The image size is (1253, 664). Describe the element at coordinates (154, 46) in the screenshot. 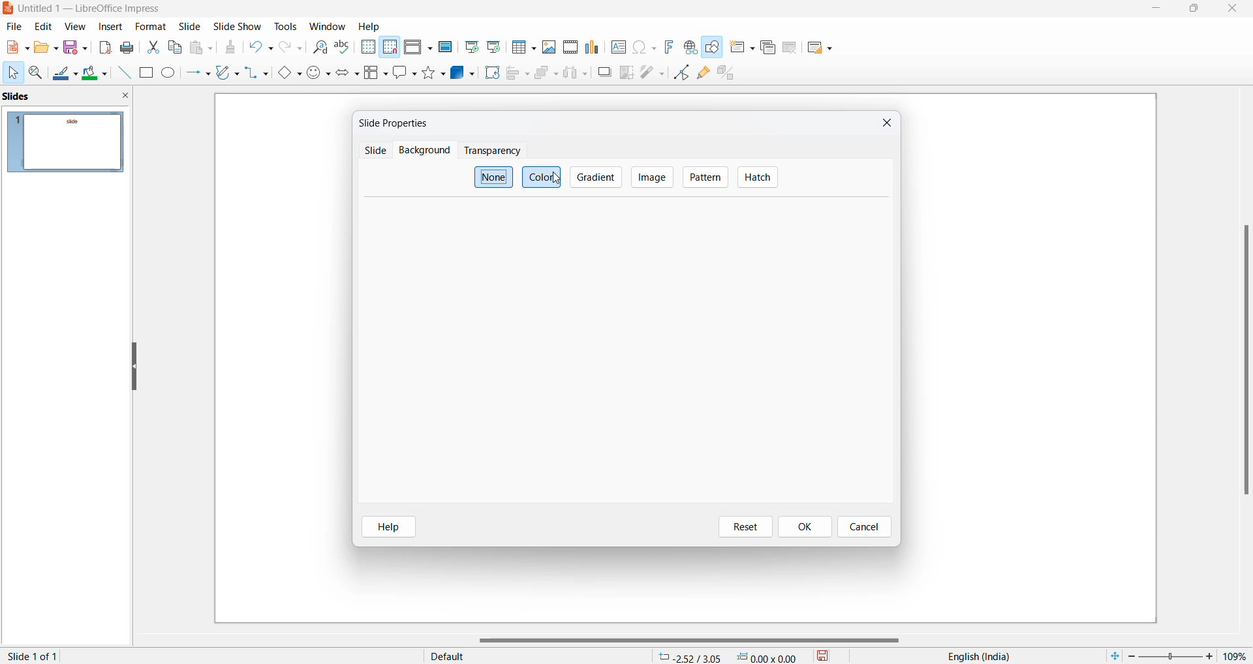

I see `cut` at that location.